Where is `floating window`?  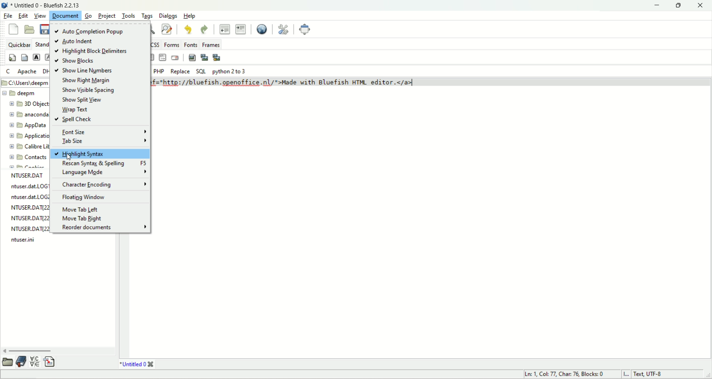 floating window is located at coordinates (83, 197).